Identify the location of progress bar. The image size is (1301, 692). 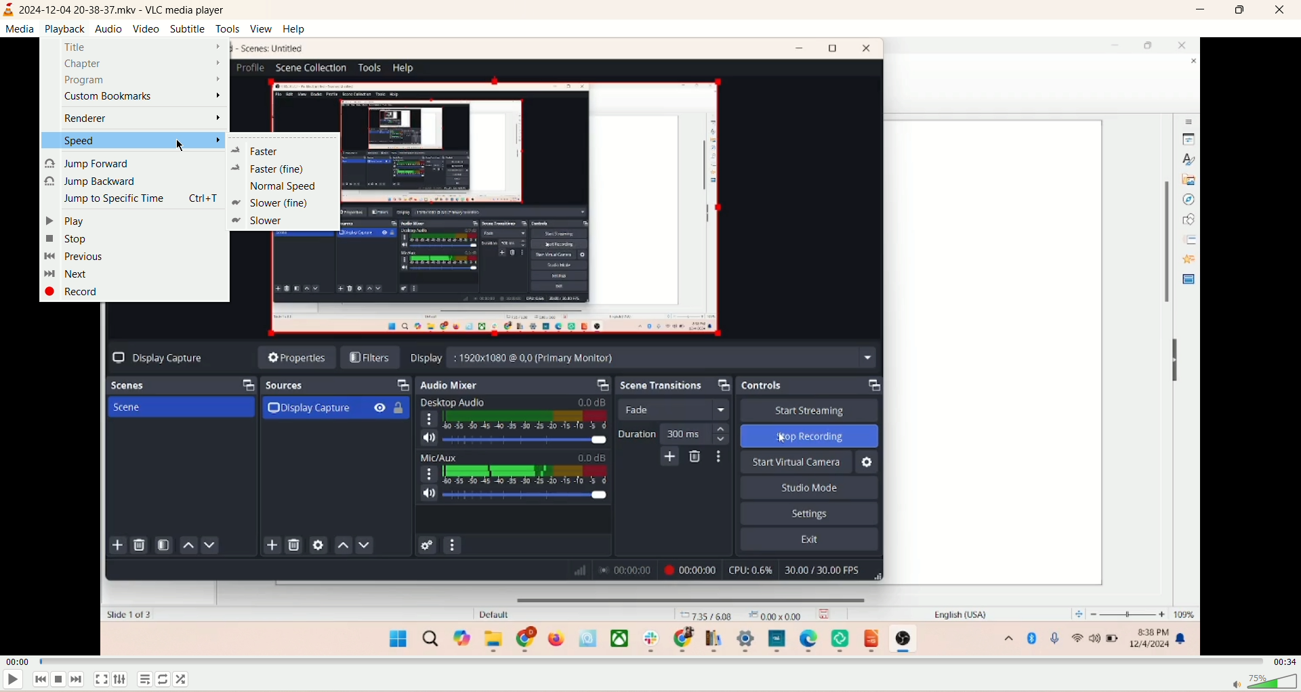
(648, 660).